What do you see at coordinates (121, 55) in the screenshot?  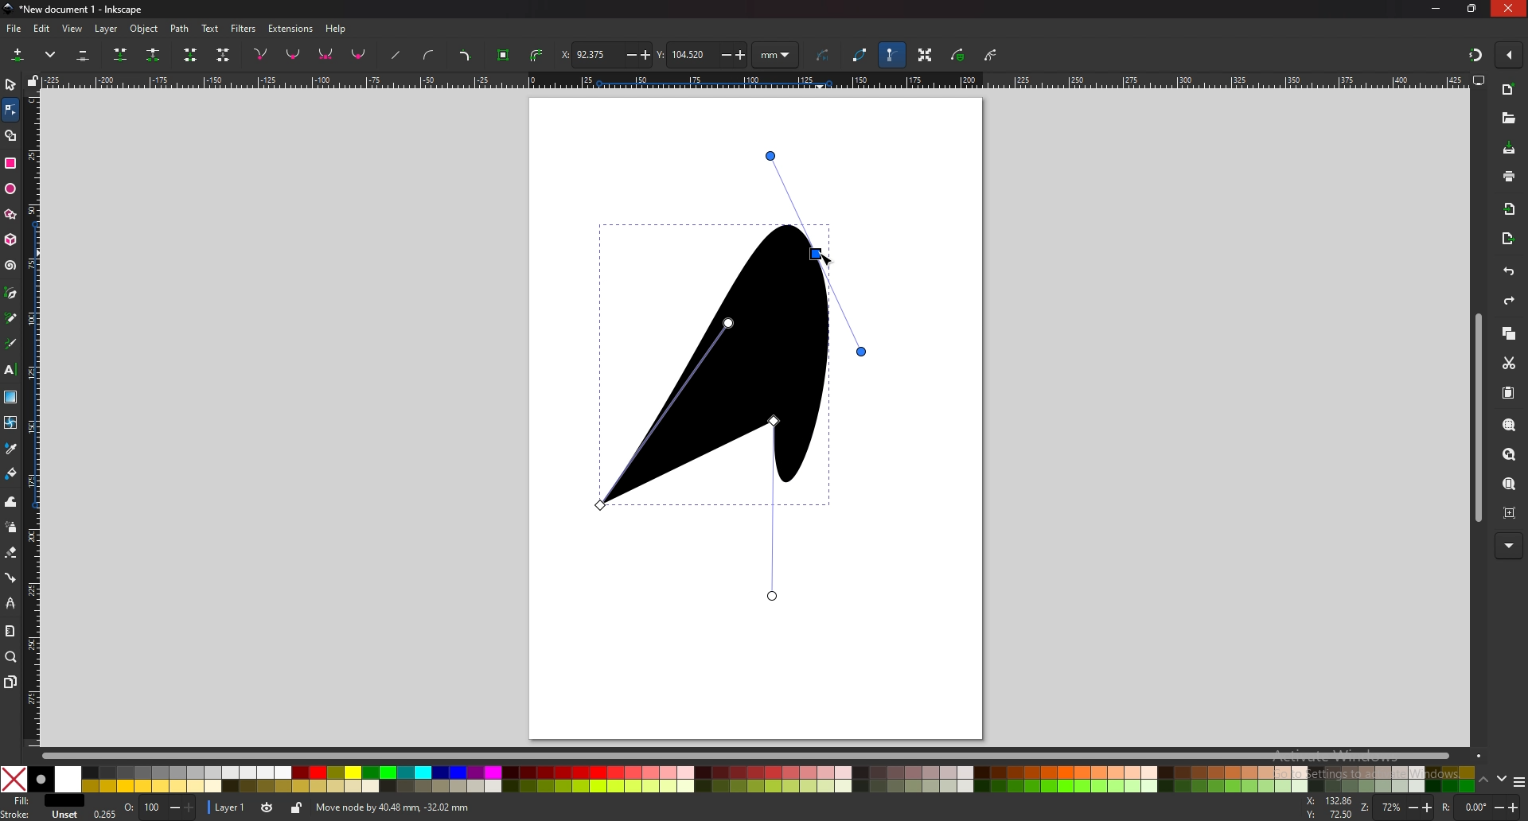 I see `join selected nodes` at bounding box center [121, 55].